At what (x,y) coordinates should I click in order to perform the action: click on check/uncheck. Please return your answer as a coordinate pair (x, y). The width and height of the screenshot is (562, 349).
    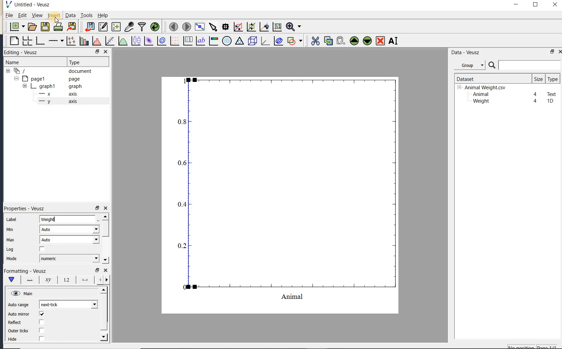
    Looking at the image, I should click on (42, 249).